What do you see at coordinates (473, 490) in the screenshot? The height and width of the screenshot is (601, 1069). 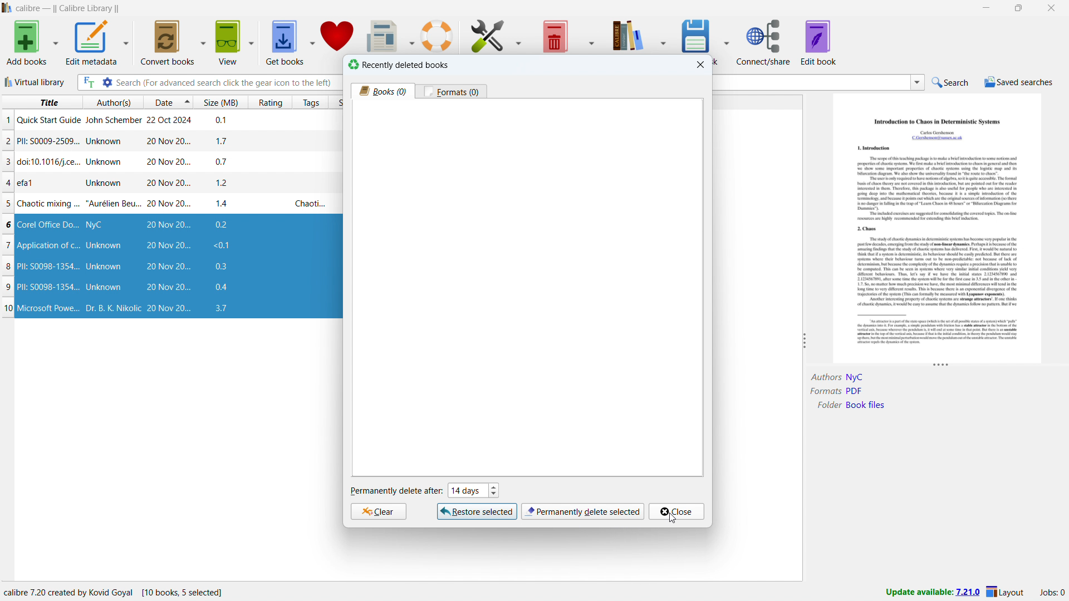 I see `set when to permanently delete` at bounding box center [473, 490].